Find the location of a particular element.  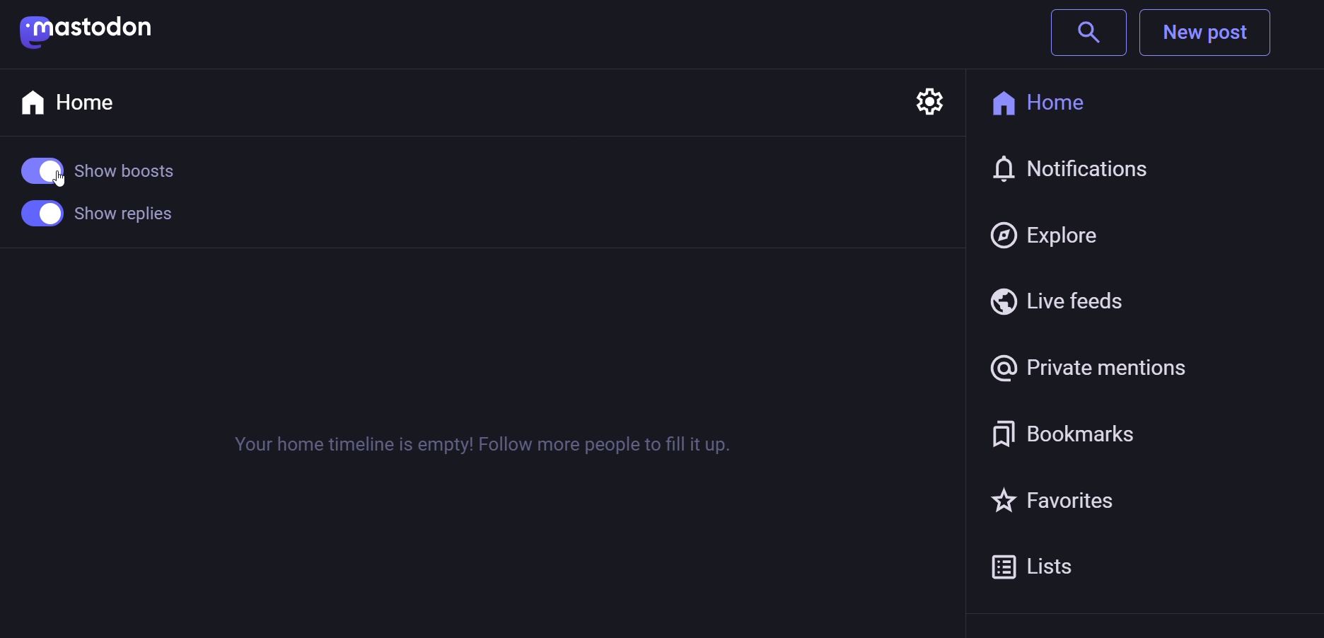

Lists is located at coordinates (1065, 567).